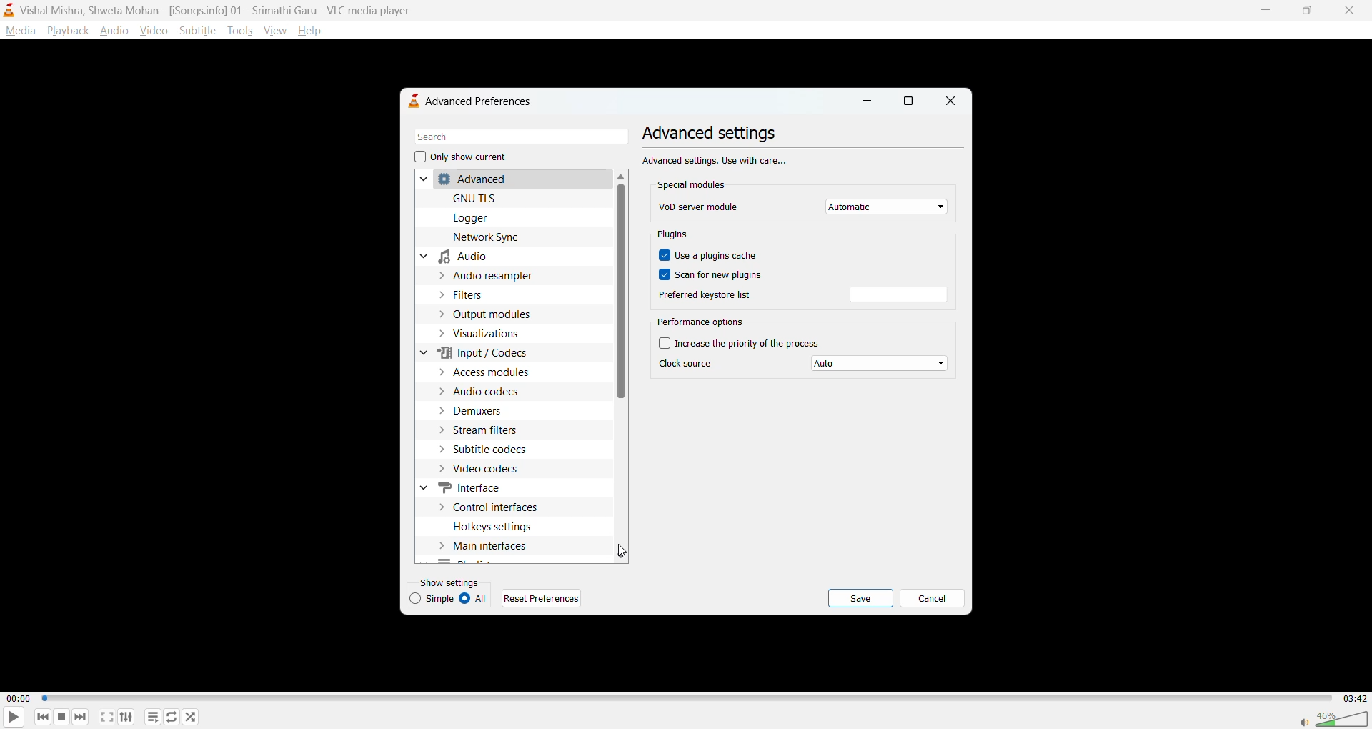  I want to click on filters, so click(477, 294).